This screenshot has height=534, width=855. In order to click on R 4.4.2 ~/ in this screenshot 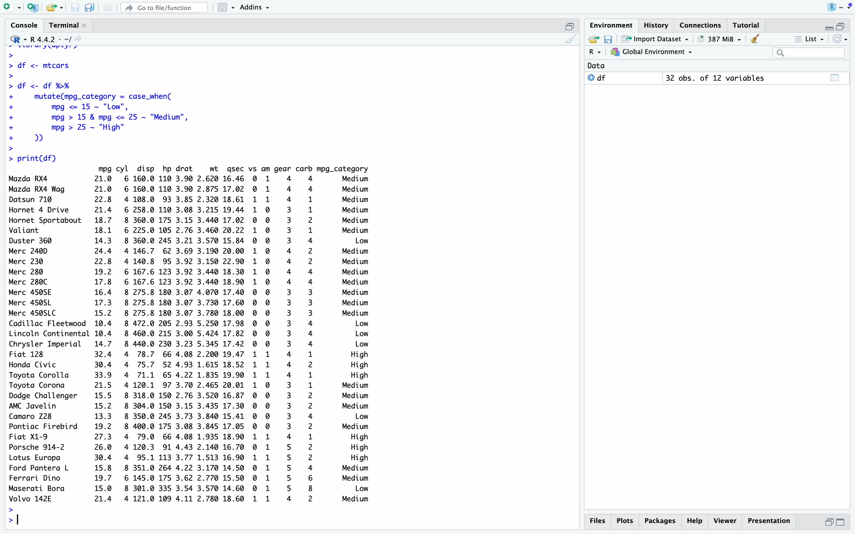, I will do `click(52, 40)`.